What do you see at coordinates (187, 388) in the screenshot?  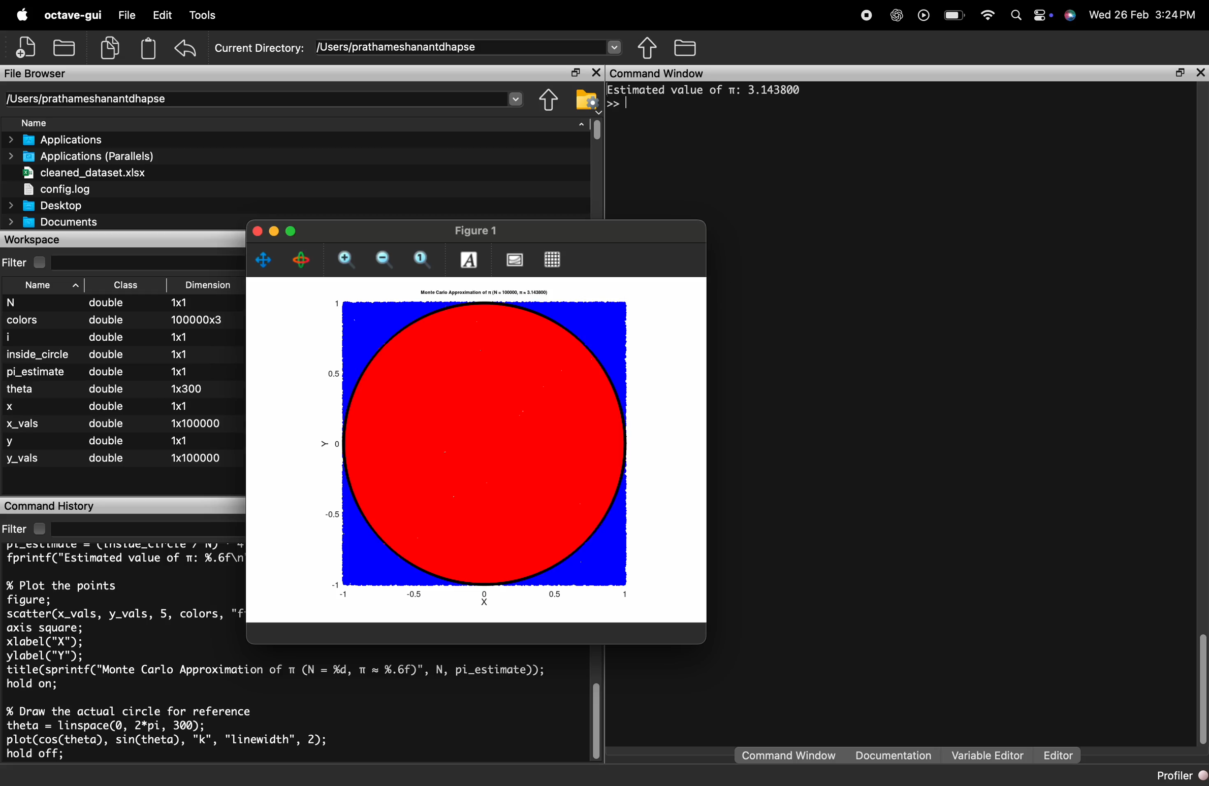 I see `1x300` at bounding box center [187, 388].